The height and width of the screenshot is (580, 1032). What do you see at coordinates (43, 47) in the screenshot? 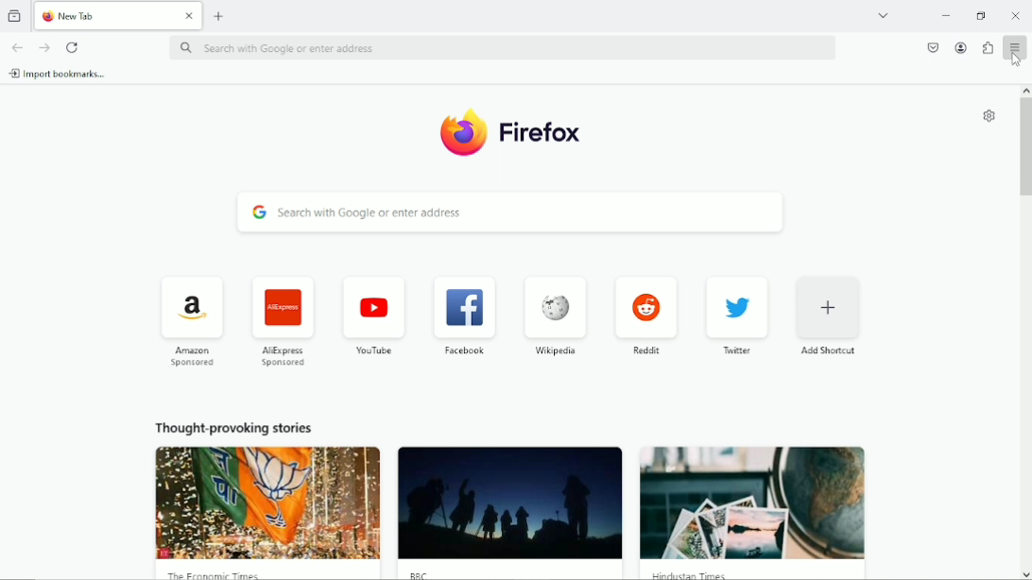
I see `Go forward` at bounding box center [43, 47].